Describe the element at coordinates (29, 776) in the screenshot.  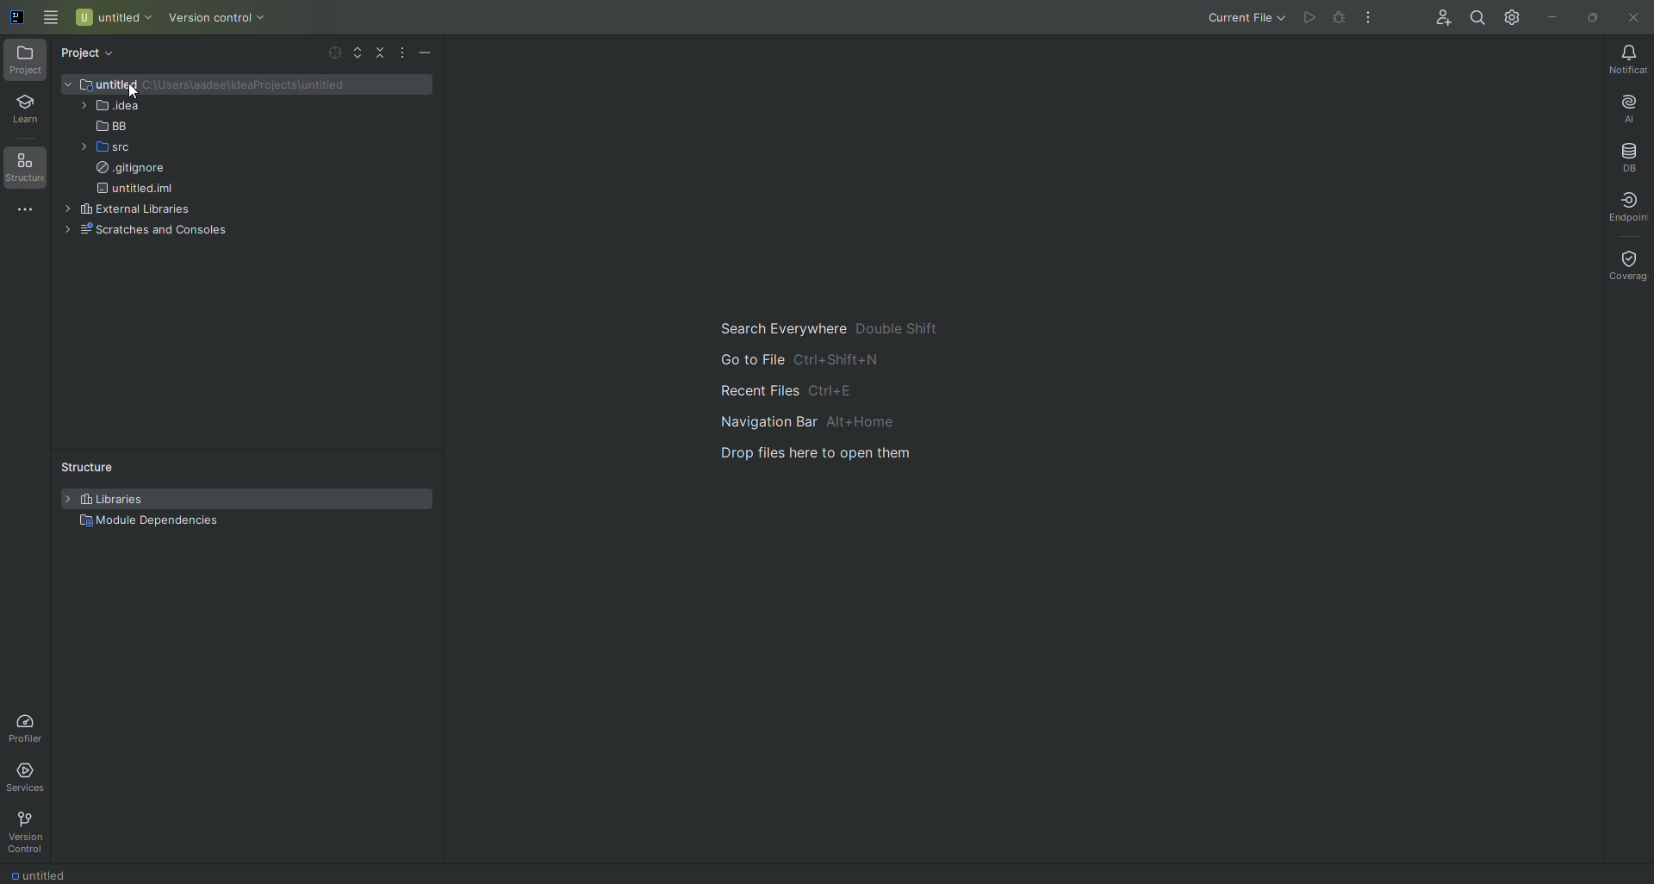
I see `Services` at that location.